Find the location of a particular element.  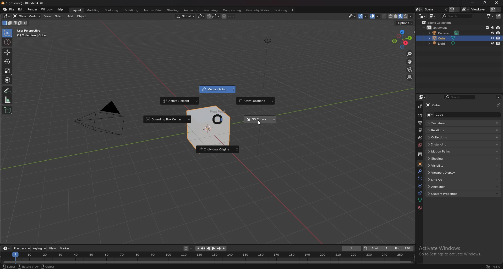

transform is located at coordinates (7, 79).